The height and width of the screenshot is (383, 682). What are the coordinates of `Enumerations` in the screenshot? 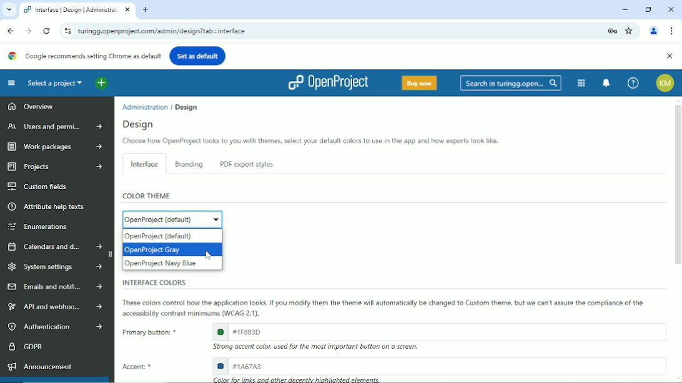 It's located at (39, 226).